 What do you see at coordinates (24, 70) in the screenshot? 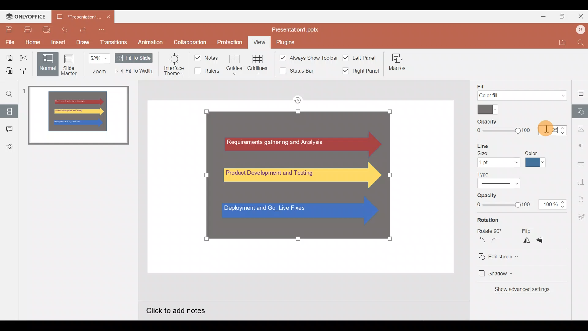
I see `Copy style` at bounding box center [24, 70].